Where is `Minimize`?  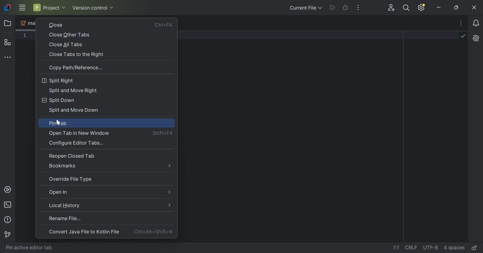
Minimize is located at coordinates (439, 8).